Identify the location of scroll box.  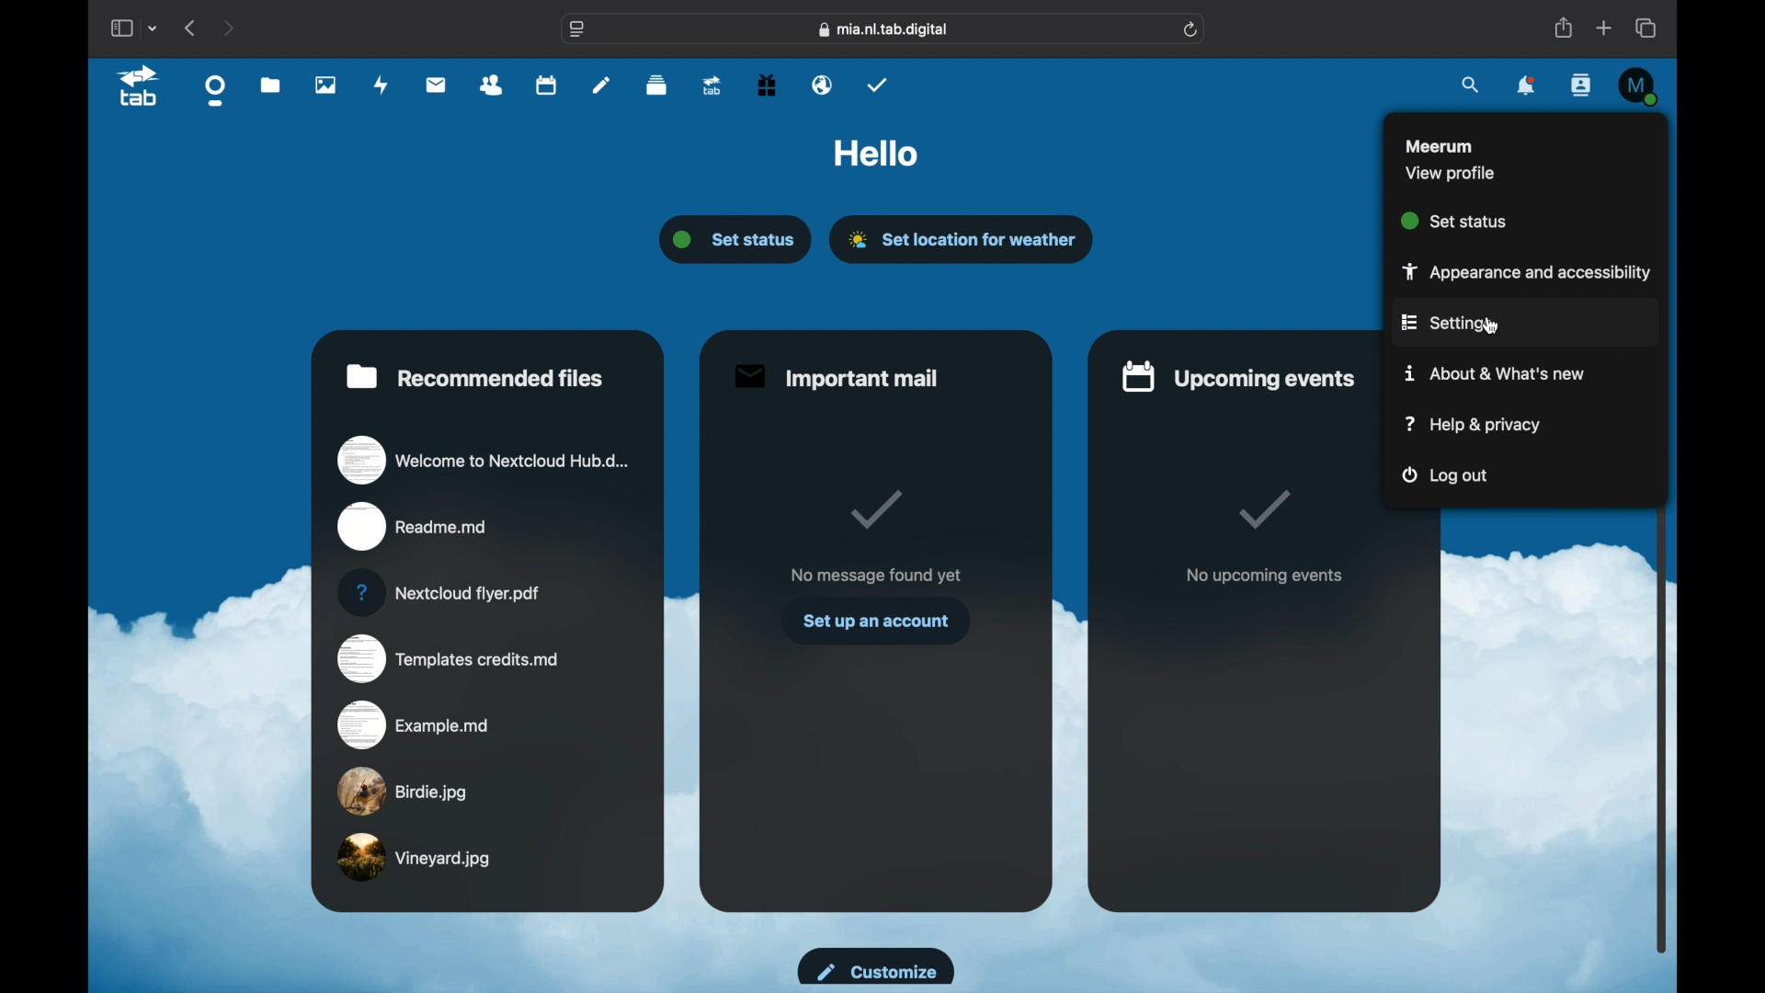
(1666, 533).